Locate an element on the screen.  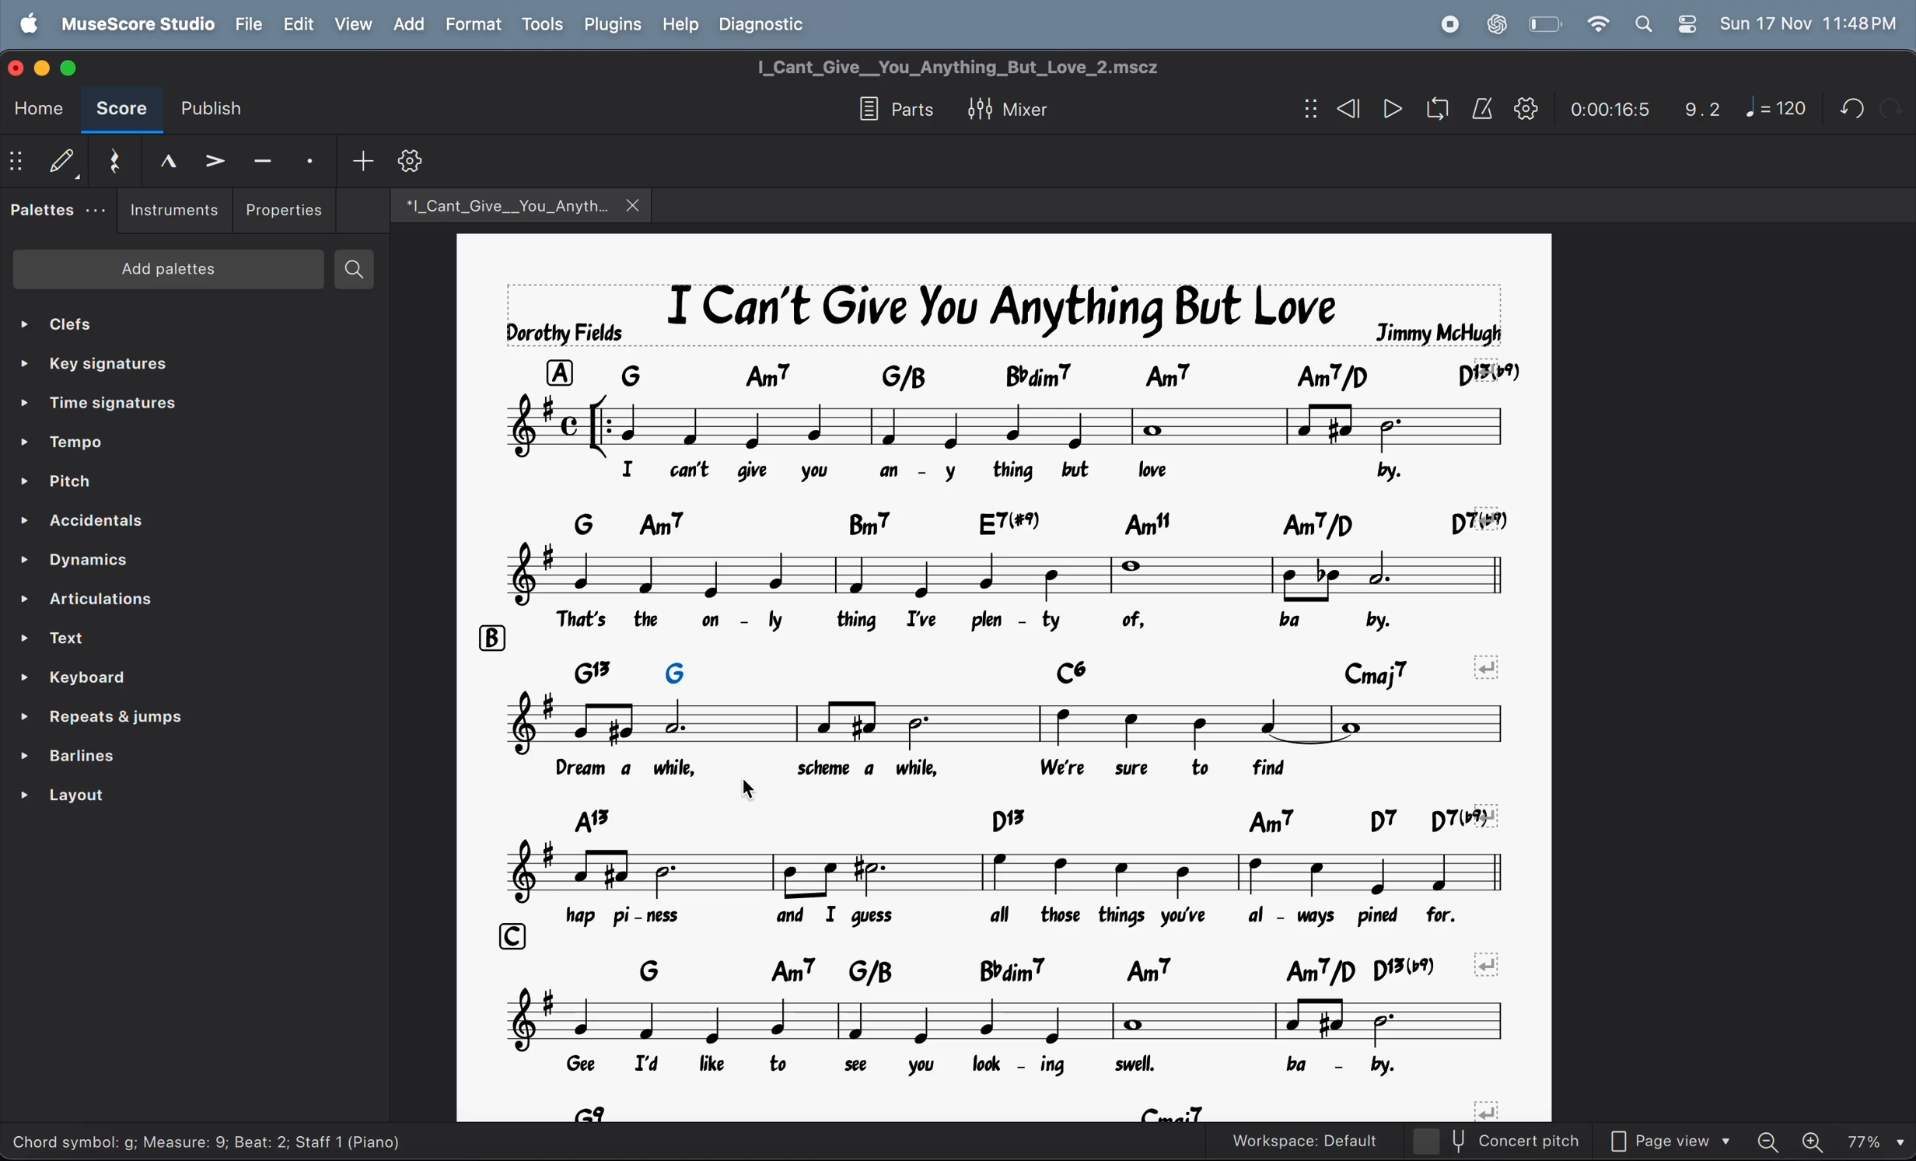
record is located at coordinates (1448, 26).